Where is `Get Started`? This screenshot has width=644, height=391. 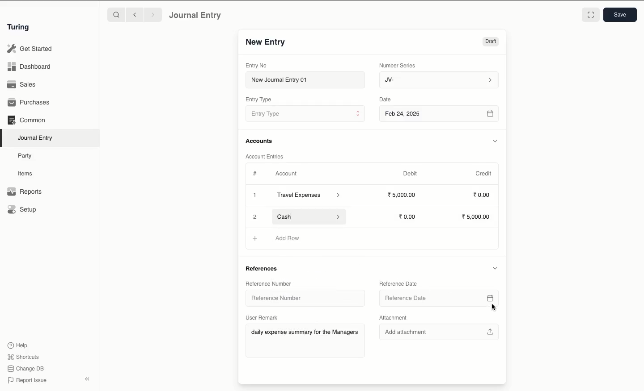 Get Started is located at coordinates (30, 49).